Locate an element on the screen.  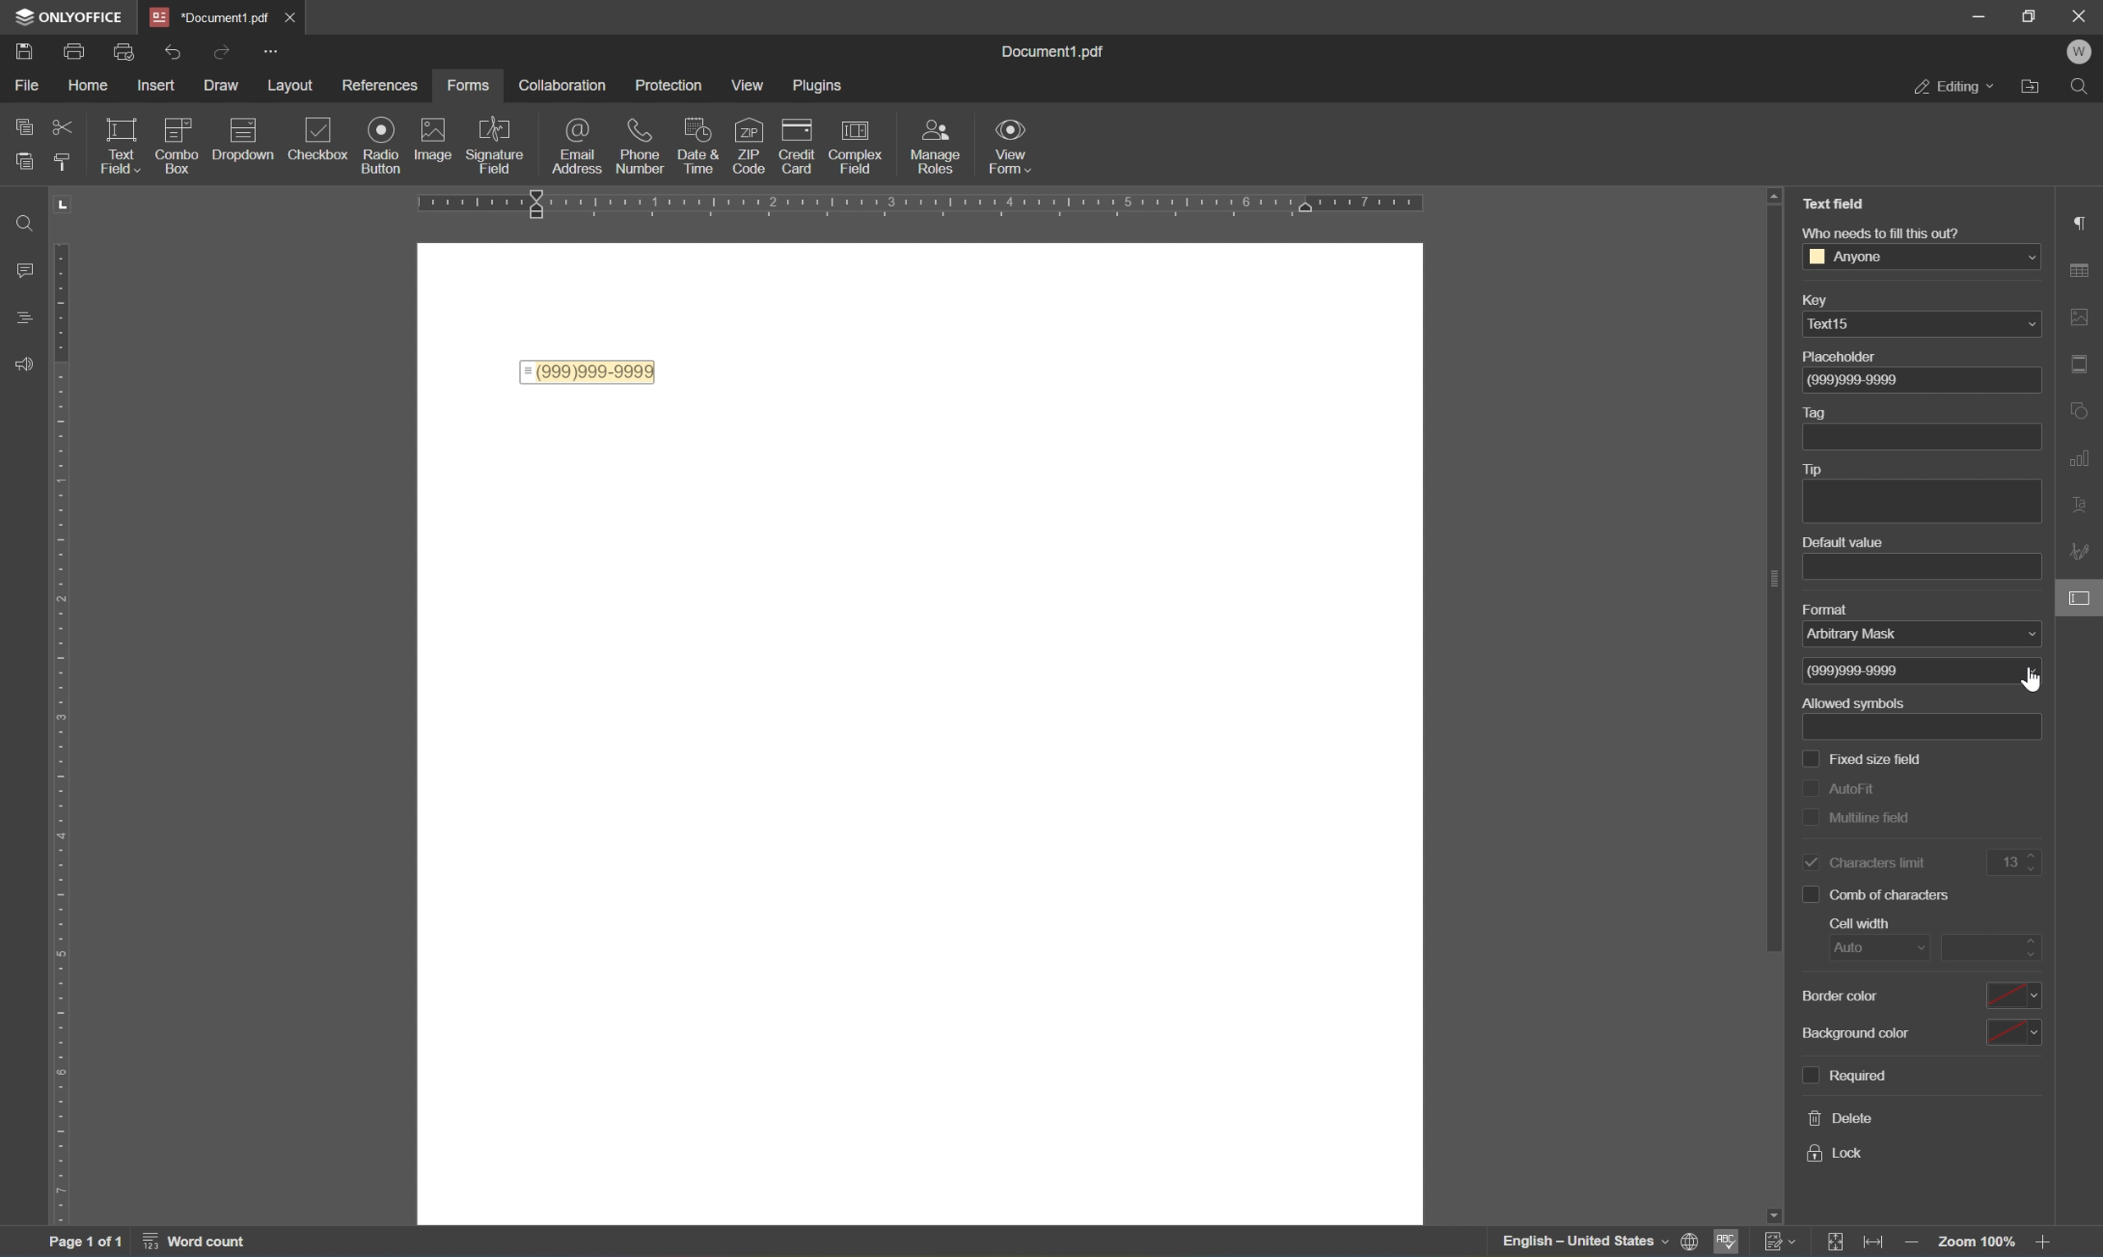
minimize is located at coordinates (1981, 15).